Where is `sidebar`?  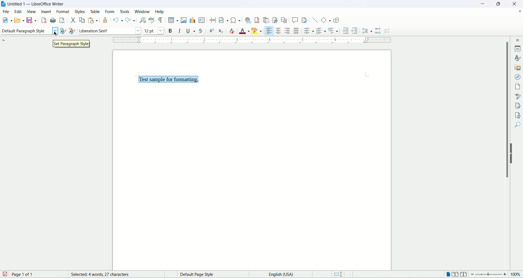 sidebar is located at coordinates (518, 41).